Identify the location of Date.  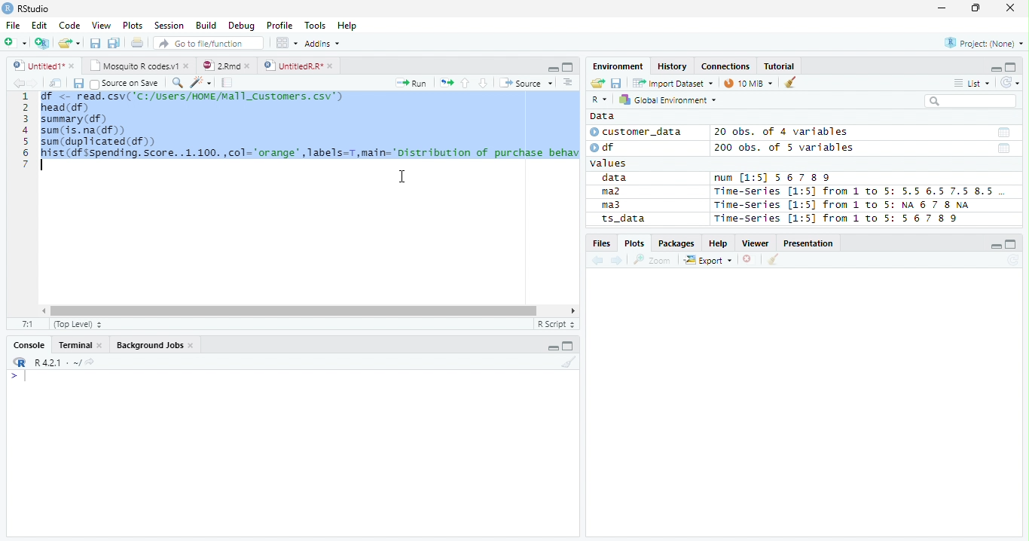
(1004, 149).